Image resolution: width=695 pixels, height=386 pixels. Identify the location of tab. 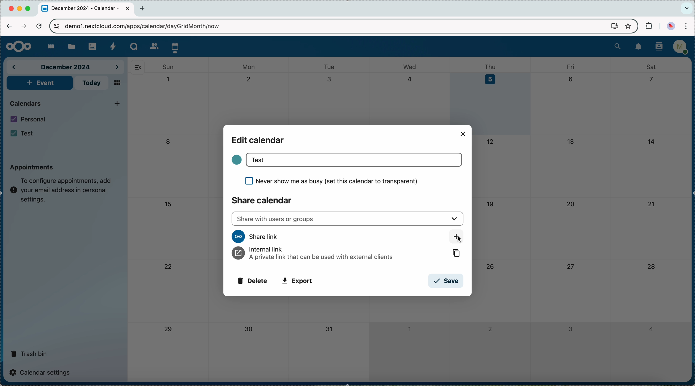
(86, 9).